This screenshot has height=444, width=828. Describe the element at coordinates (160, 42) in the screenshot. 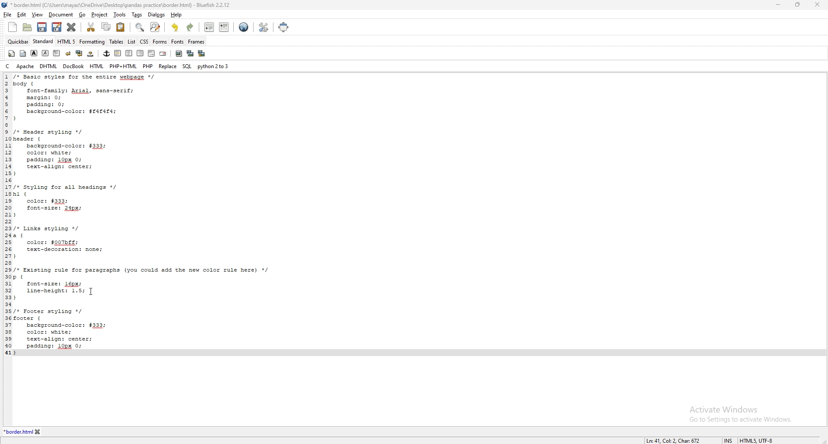

I see `forms` at that location.